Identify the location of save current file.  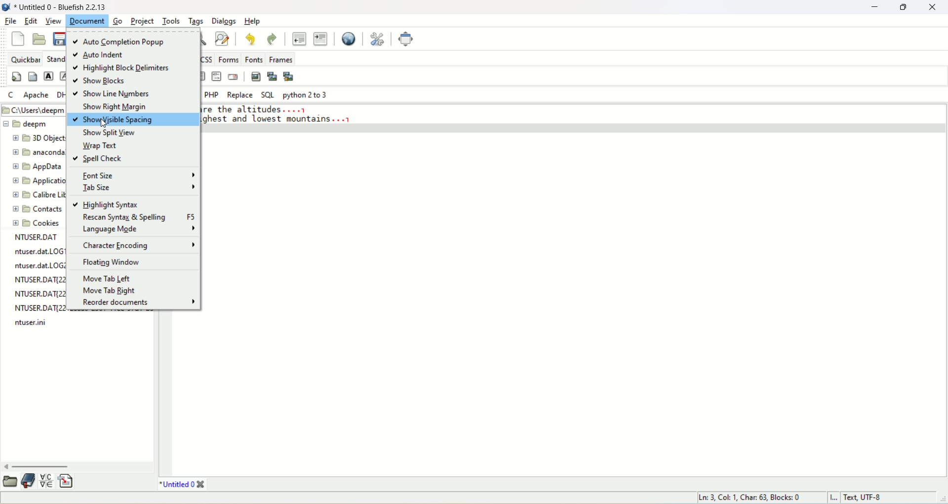
(57, 39).